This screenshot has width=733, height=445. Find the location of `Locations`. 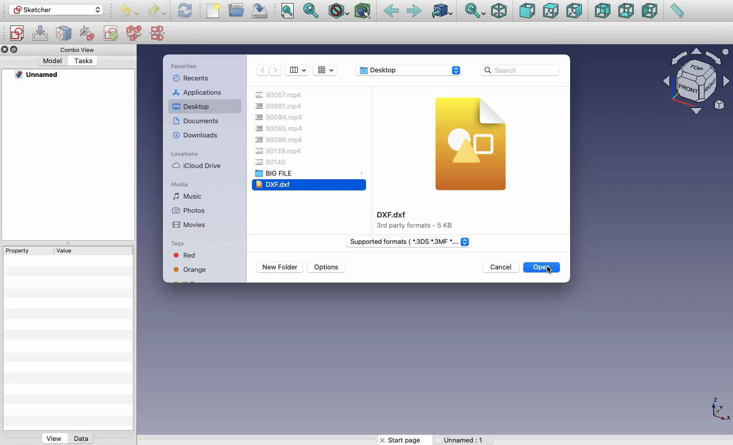

Locations is located at coordinates (185, 153).